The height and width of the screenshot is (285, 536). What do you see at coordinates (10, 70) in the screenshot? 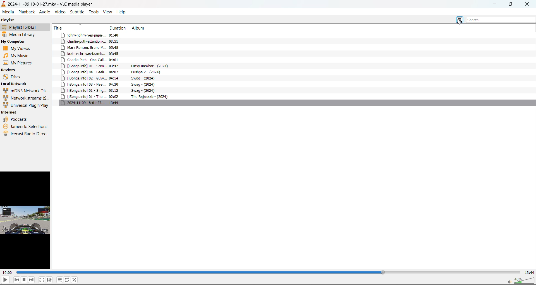
I see `devices` at bounding box center [10, 70].